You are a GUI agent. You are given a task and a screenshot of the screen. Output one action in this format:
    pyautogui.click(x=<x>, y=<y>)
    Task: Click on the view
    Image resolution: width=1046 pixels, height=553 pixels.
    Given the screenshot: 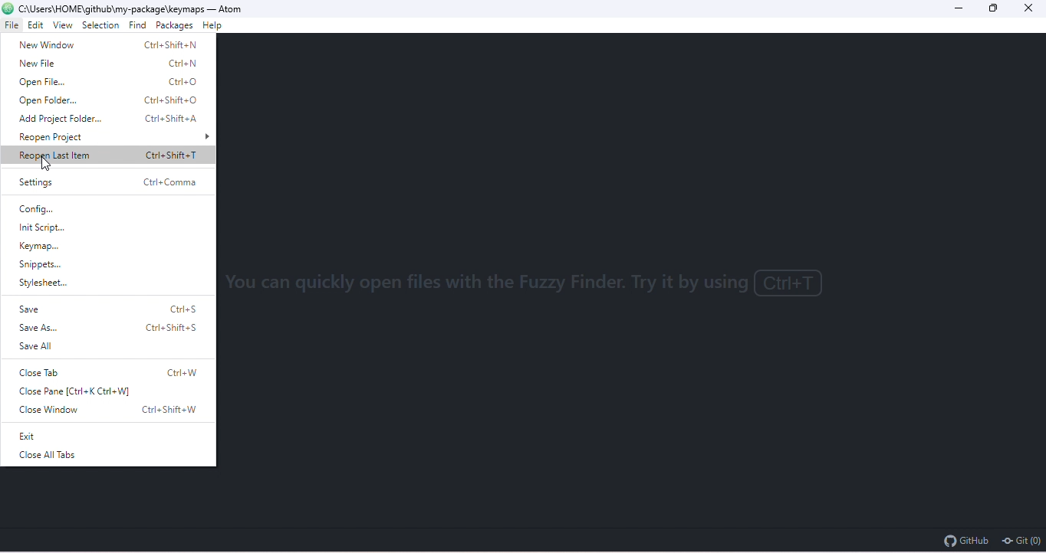 What is the action you would take?
    pyautogui.click(x=67, y=24)
    